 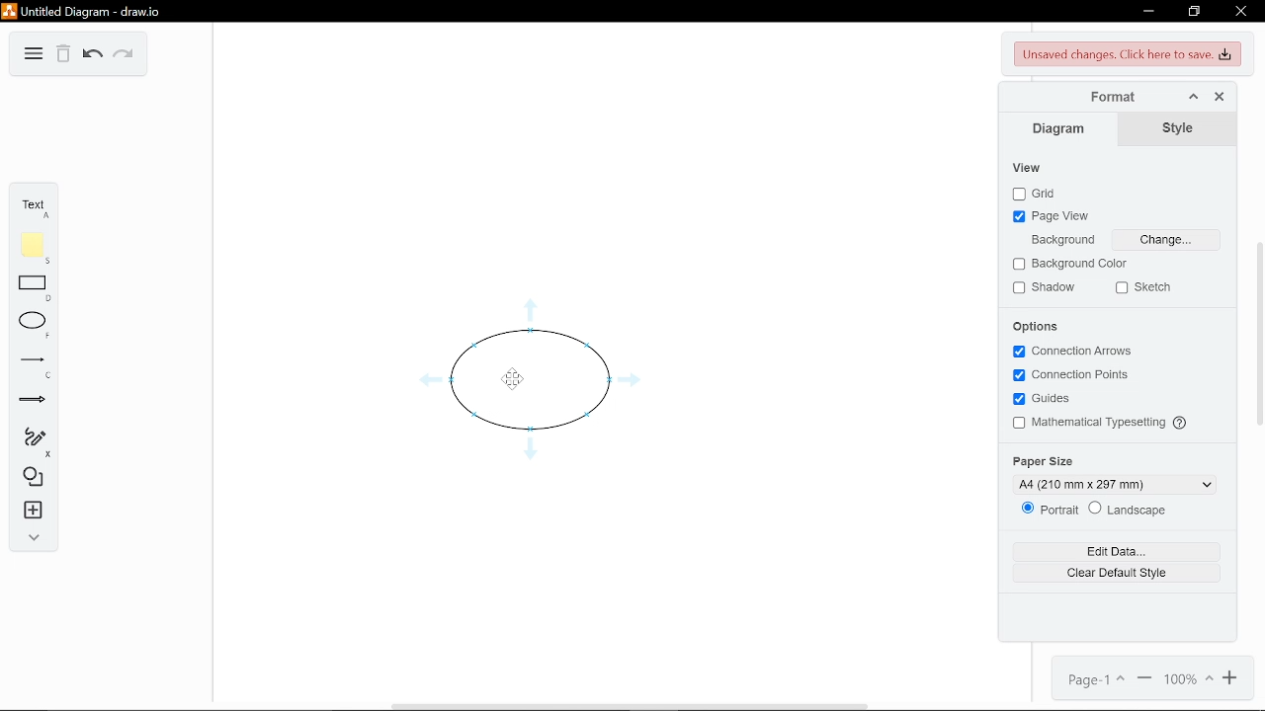 I want to click on Background, so click(x=1065, y=239).